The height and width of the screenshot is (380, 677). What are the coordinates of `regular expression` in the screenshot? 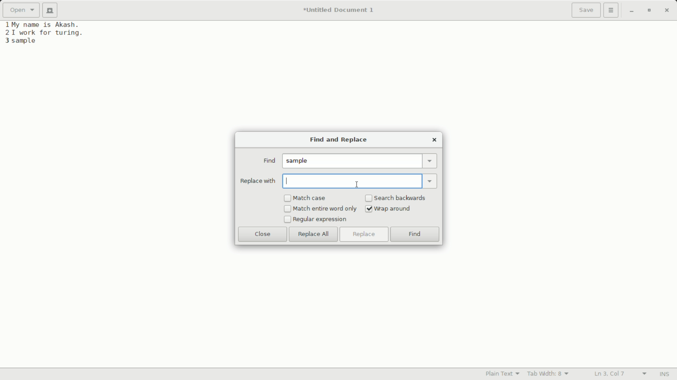 It's located at (321, 220).